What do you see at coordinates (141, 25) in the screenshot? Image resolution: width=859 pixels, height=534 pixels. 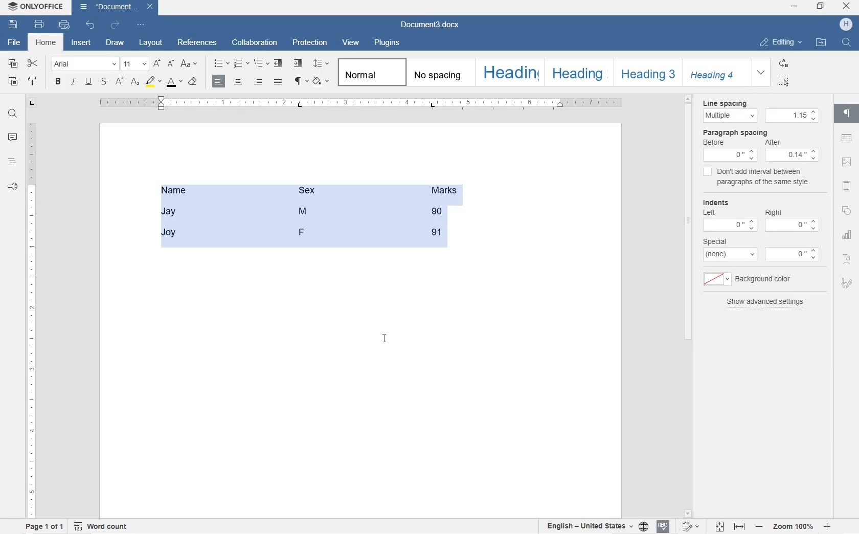 I see `CUSTOMIZE QUICK ACCESSTOOLBAR` at bounding box center [141, 25].